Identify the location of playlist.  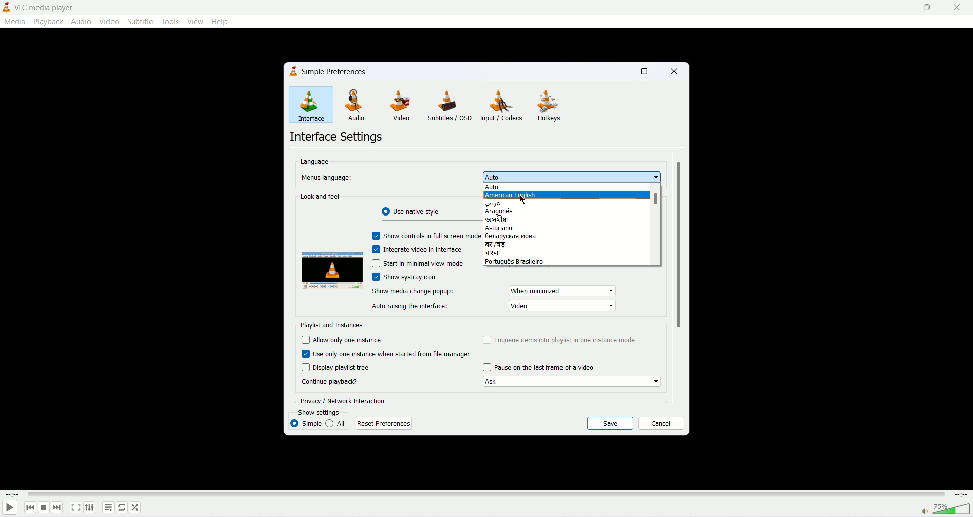
(108, 507).